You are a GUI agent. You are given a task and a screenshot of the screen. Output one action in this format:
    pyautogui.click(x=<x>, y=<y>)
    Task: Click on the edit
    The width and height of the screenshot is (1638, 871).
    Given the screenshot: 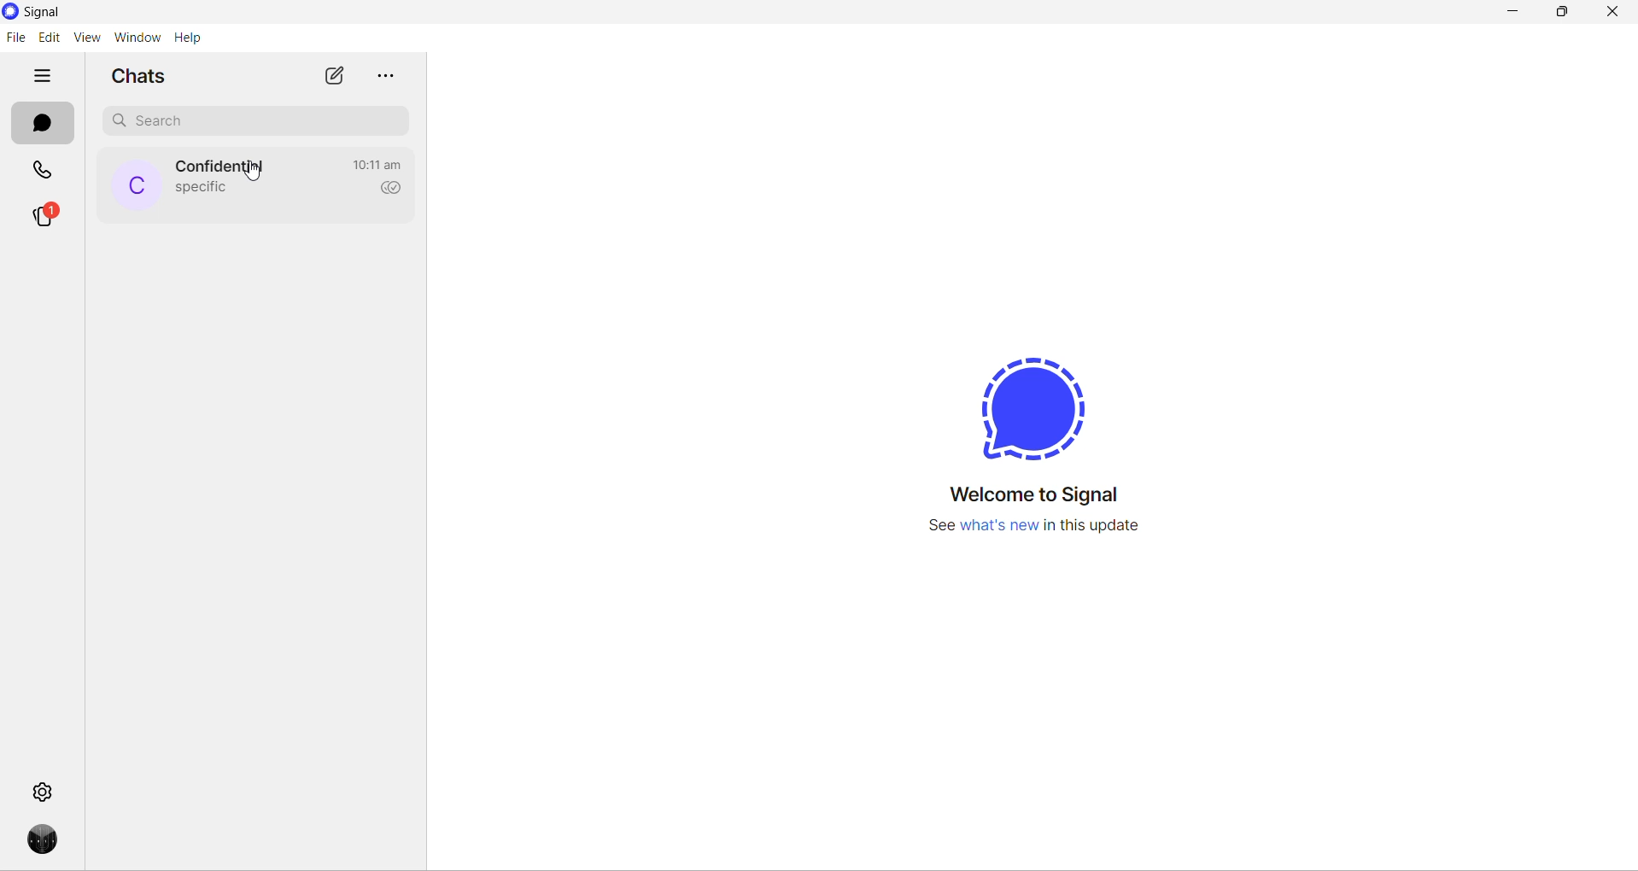 What is the action you would take?
    pyautogui.click(x=49, y=38)
    